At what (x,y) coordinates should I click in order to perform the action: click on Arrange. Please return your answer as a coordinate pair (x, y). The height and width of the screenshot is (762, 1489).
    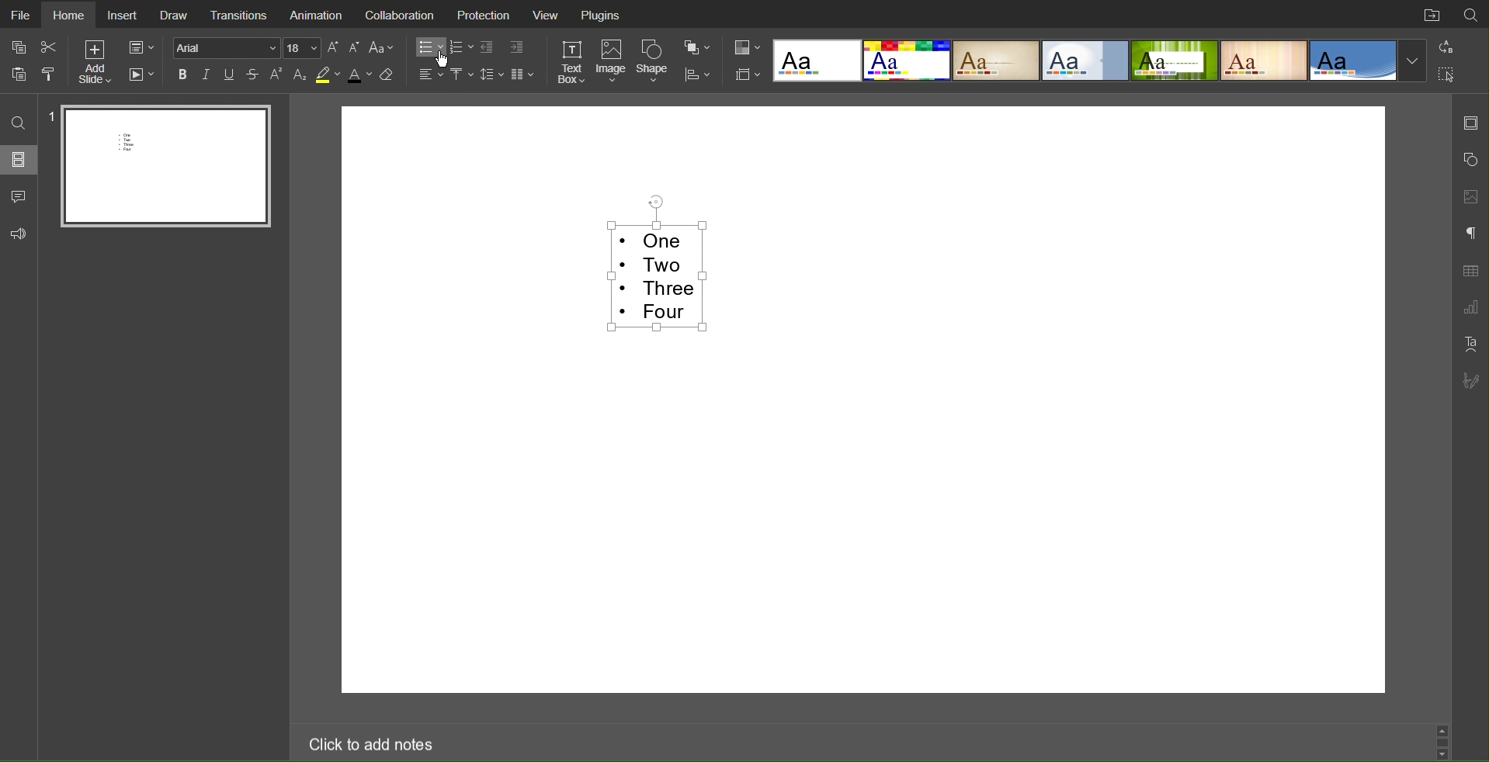
    Looking at the image, I should click on (697, 48).